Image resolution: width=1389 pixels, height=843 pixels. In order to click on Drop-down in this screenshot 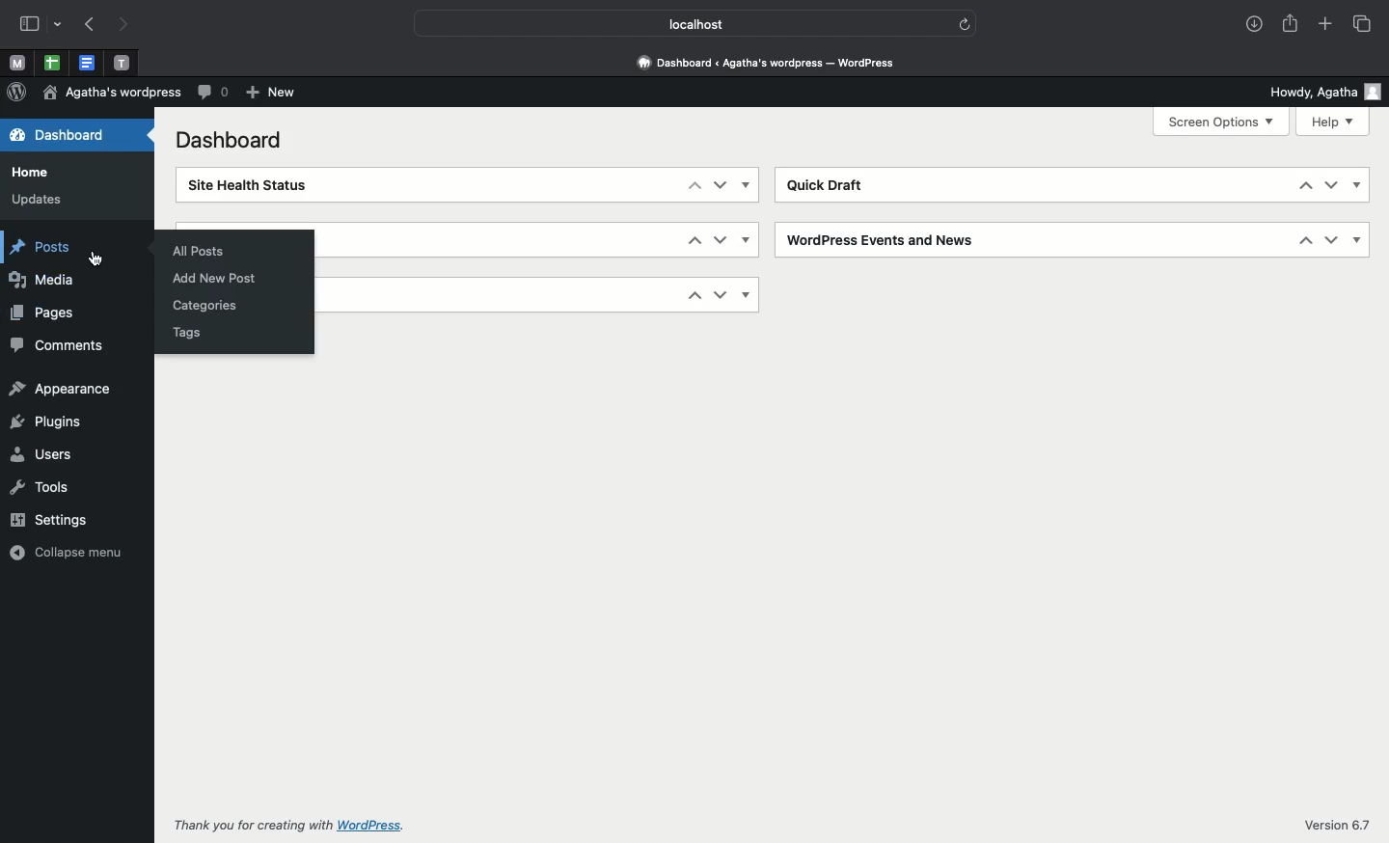, I will do `click(59, 26)`.